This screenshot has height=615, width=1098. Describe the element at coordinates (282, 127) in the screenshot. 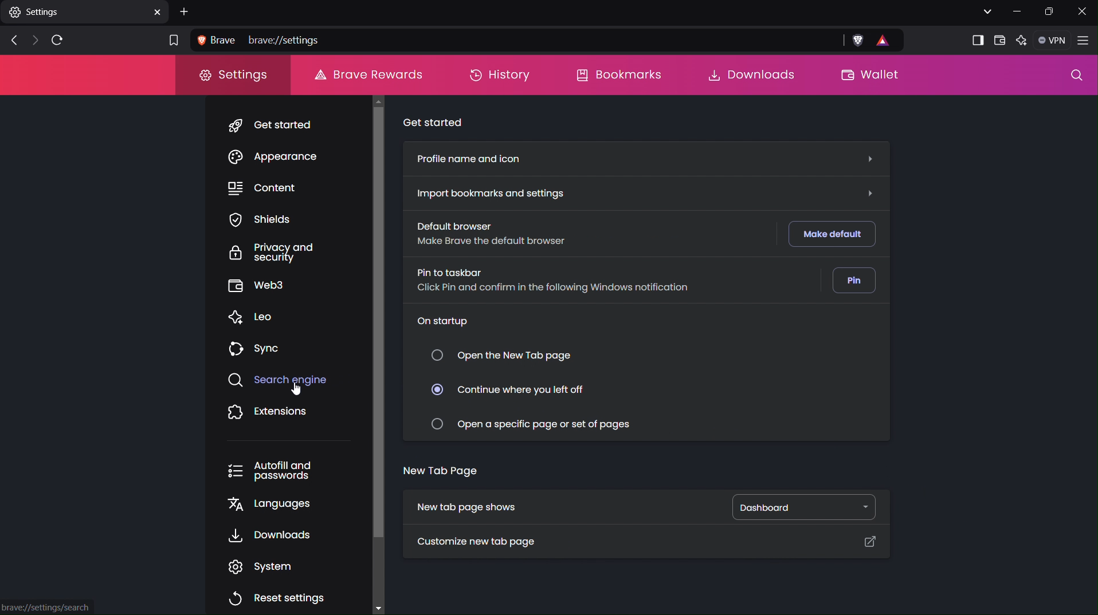

I see `Get Started` at that location.